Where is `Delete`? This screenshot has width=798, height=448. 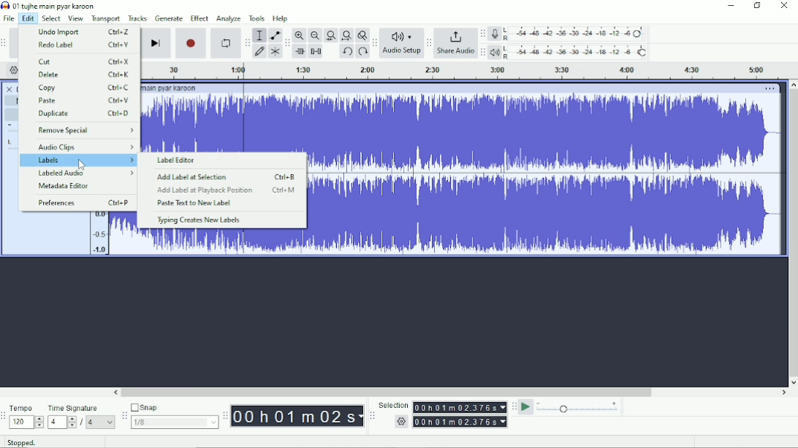
Delete is located at coordinates (85, 74).